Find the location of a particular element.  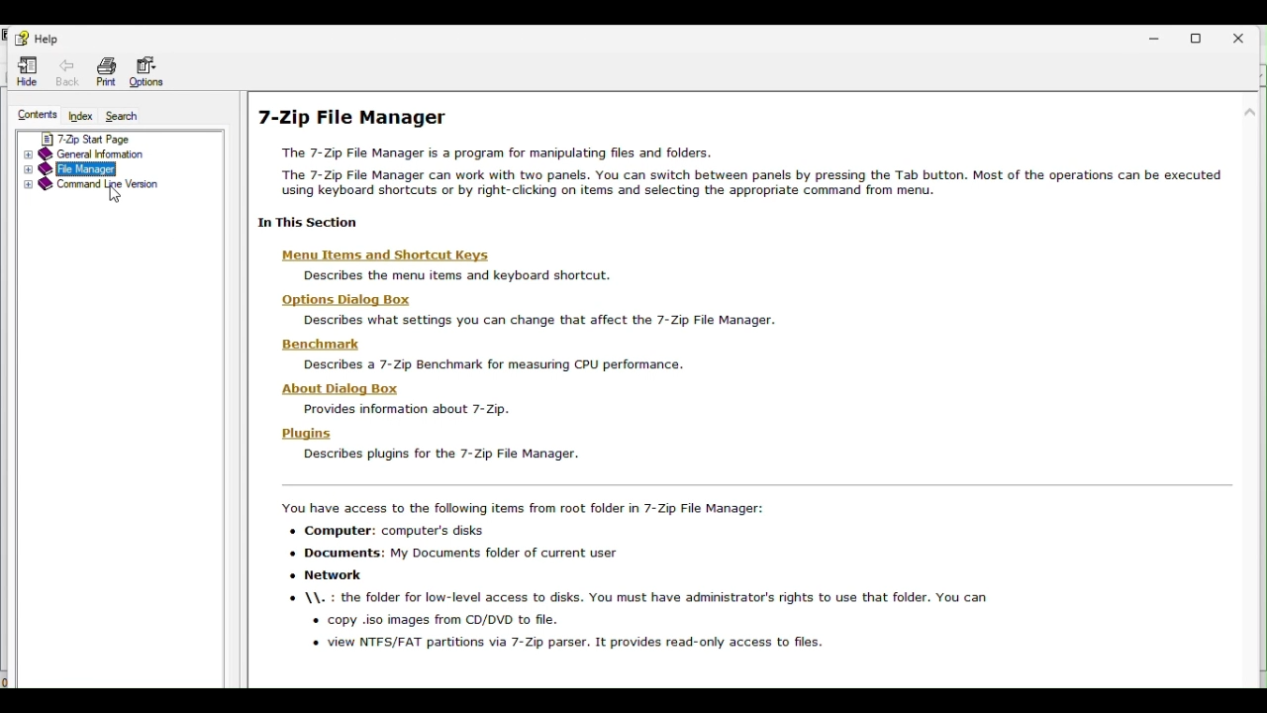

| Describes a 7-Zip Benchmark for measuring CPU performance is located at coordinates (492, 365).